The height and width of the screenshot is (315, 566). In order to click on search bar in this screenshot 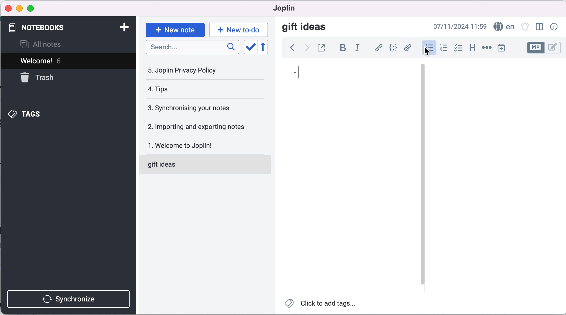, I will do `click(191, 48)`.